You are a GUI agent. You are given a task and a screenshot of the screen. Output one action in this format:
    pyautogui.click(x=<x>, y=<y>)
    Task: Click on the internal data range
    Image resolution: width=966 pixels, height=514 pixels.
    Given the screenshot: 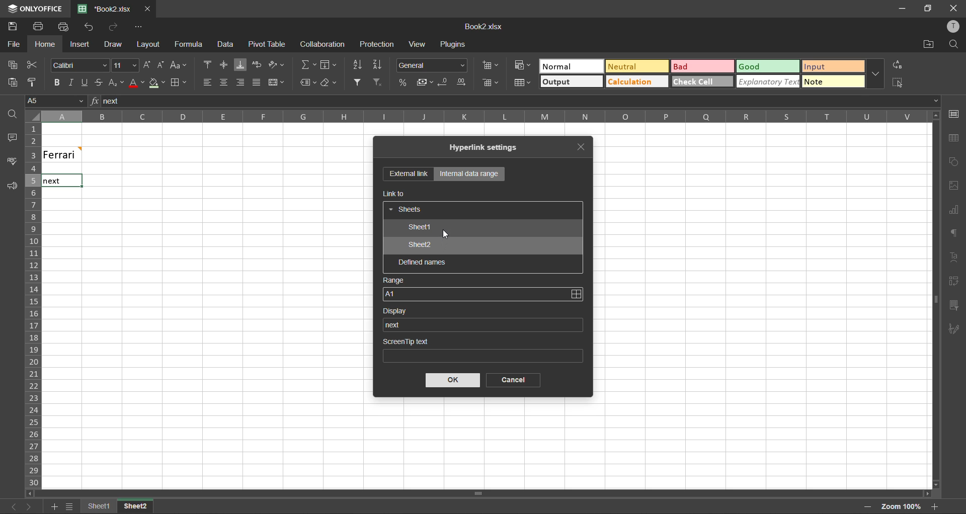 What is the action you would take?
    pyautogui.click(x=468, y=174)
    